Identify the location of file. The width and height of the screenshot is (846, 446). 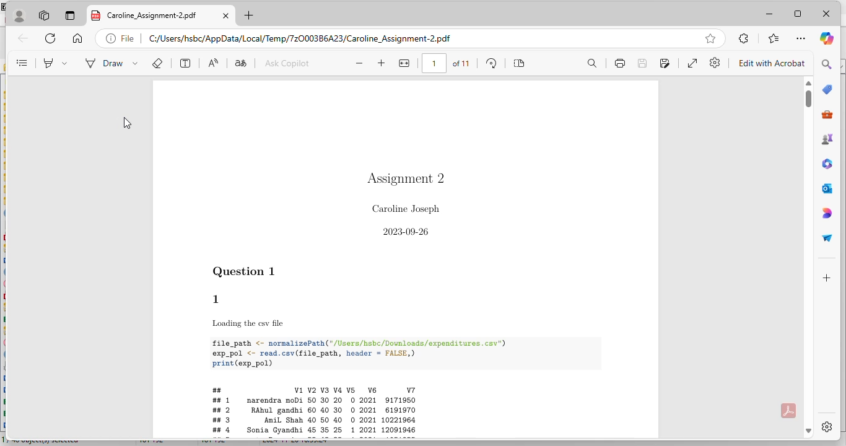
(405, 261).